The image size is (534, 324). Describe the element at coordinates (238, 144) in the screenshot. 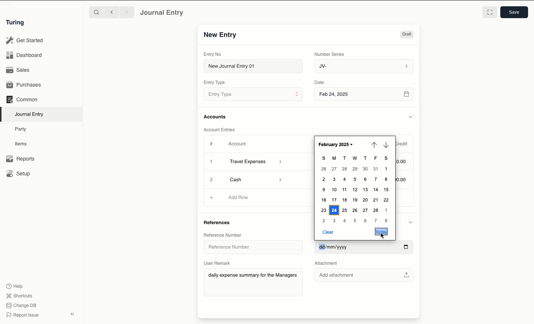

I see `Account` at that location.